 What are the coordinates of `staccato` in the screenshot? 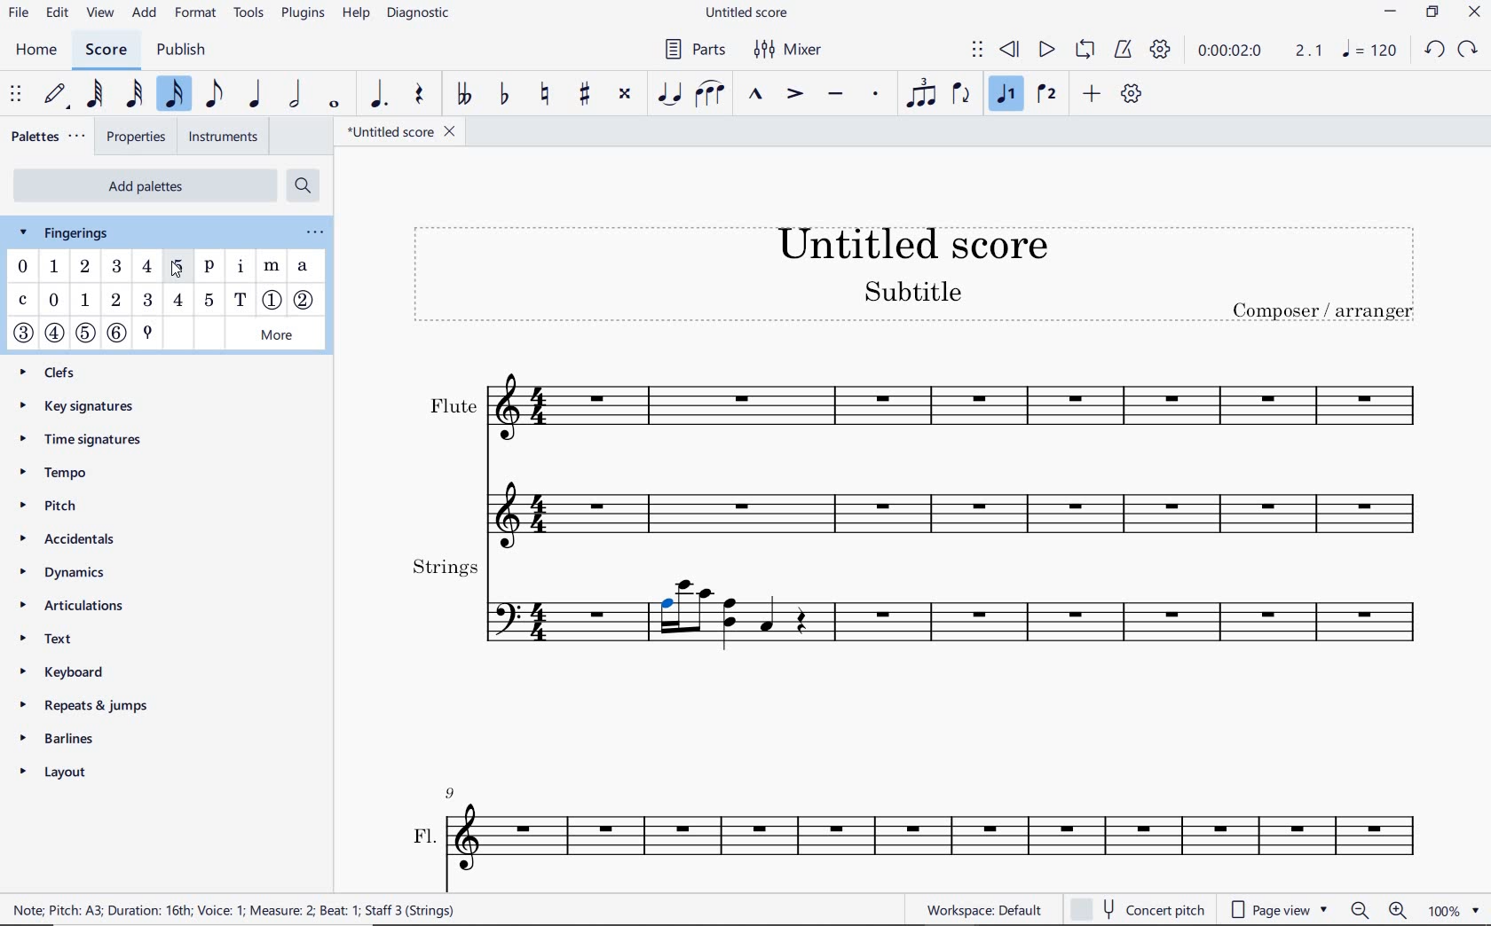 It's located at (877, 95).